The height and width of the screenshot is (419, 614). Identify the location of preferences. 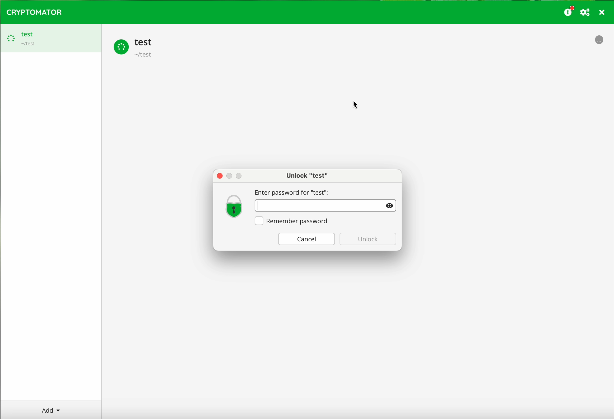
(586, 13).